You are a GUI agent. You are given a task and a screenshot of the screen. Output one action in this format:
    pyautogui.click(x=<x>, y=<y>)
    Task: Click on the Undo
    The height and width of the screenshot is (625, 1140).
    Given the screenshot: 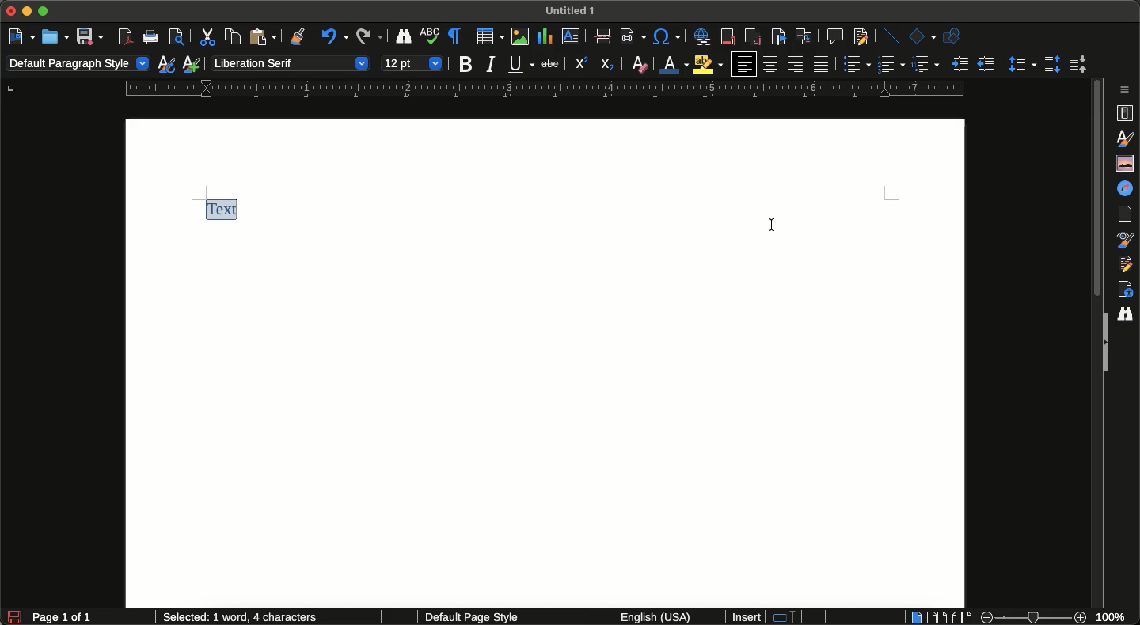 What is the action you would take?
    pyautogui.click(x=332, y=39)
    